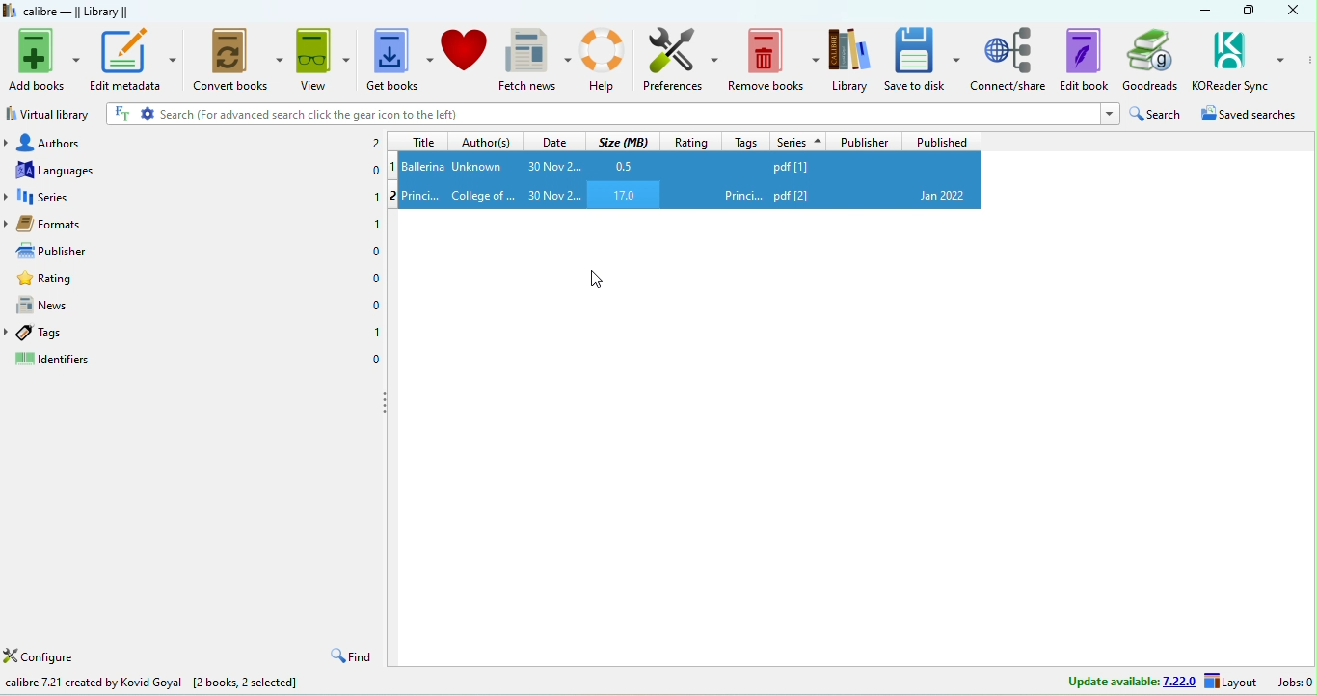 This screenshot has height=696, width=1317. What do you see at coordinates (775, 59) in the screenshot?
I see `Remove books` at bounding box center [775, 59].